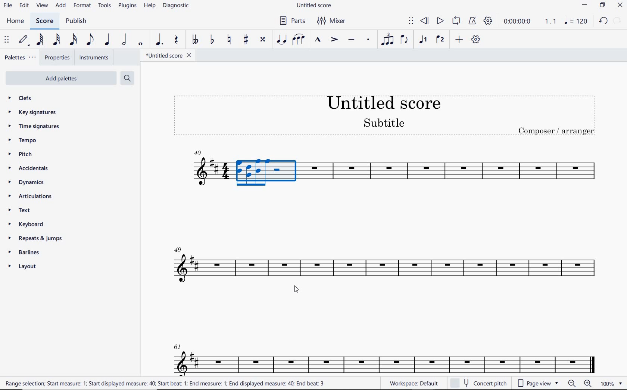  I want to click on METRONOME, so click(472, 21).